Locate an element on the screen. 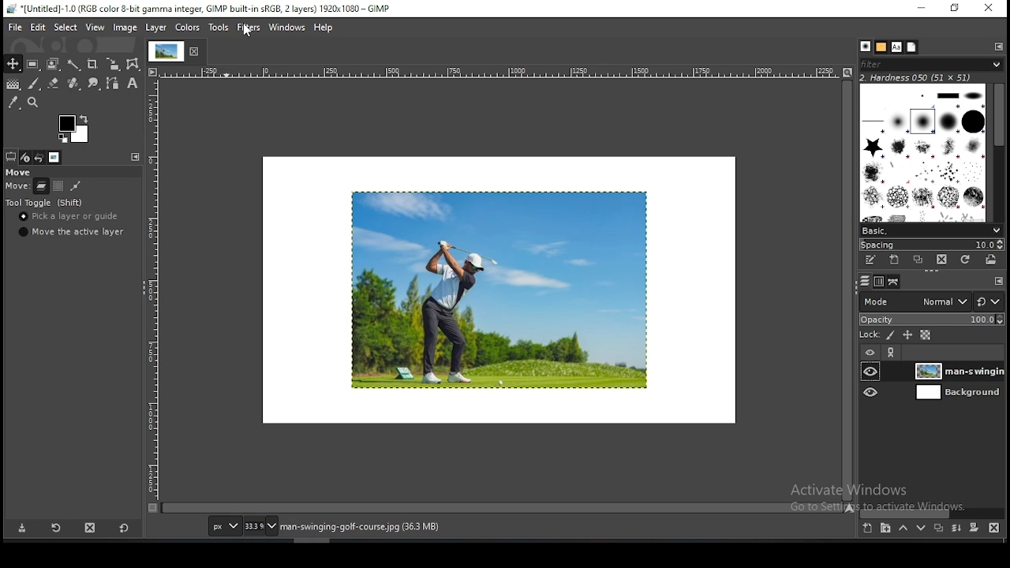 The height and width of the screenshot is (568, 1010). fuzzy selection tool is located at coordinates (73, 65).